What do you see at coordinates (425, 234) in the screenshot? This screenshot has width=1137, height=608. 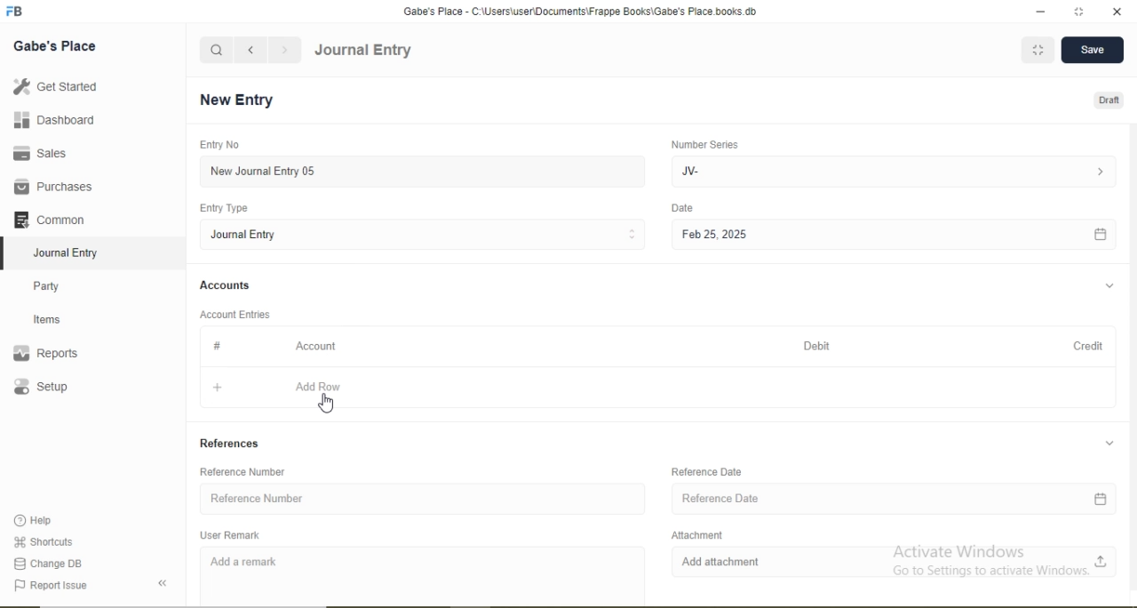 I see `Journal Entry` at bounding box center [425, 234].